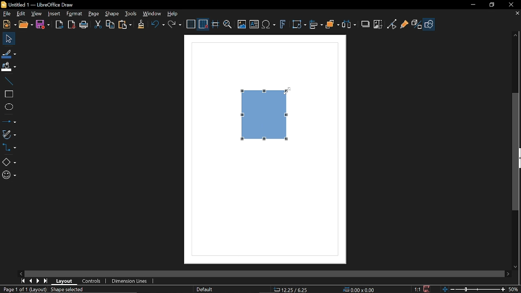 The height and width of the screenshot is (293, 521). Describe the element at coordinates (8, 176) in the screenshot. I see `Symbol shapes` at that location.